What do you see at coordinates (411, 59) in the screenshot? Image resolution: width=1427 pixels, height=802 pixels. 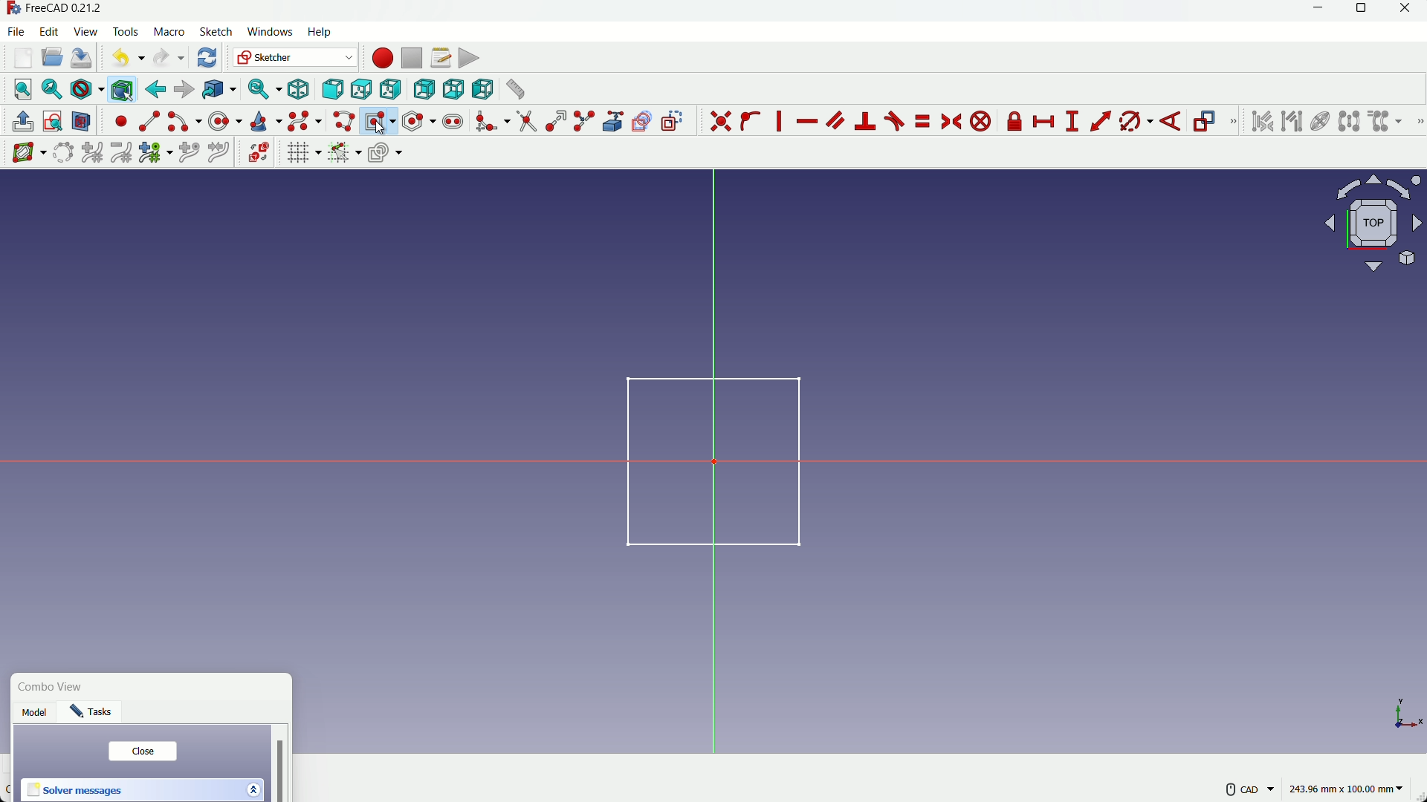 I see `stop macros` at bounding box center [411, 59].